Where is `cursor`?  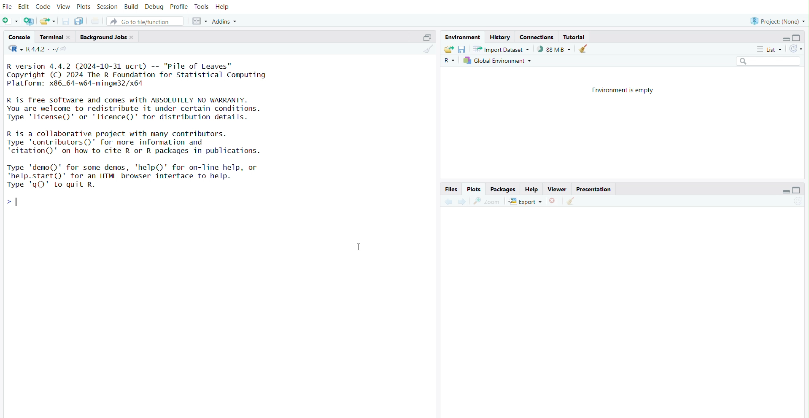
cursor is located at coordinates (358, 248).